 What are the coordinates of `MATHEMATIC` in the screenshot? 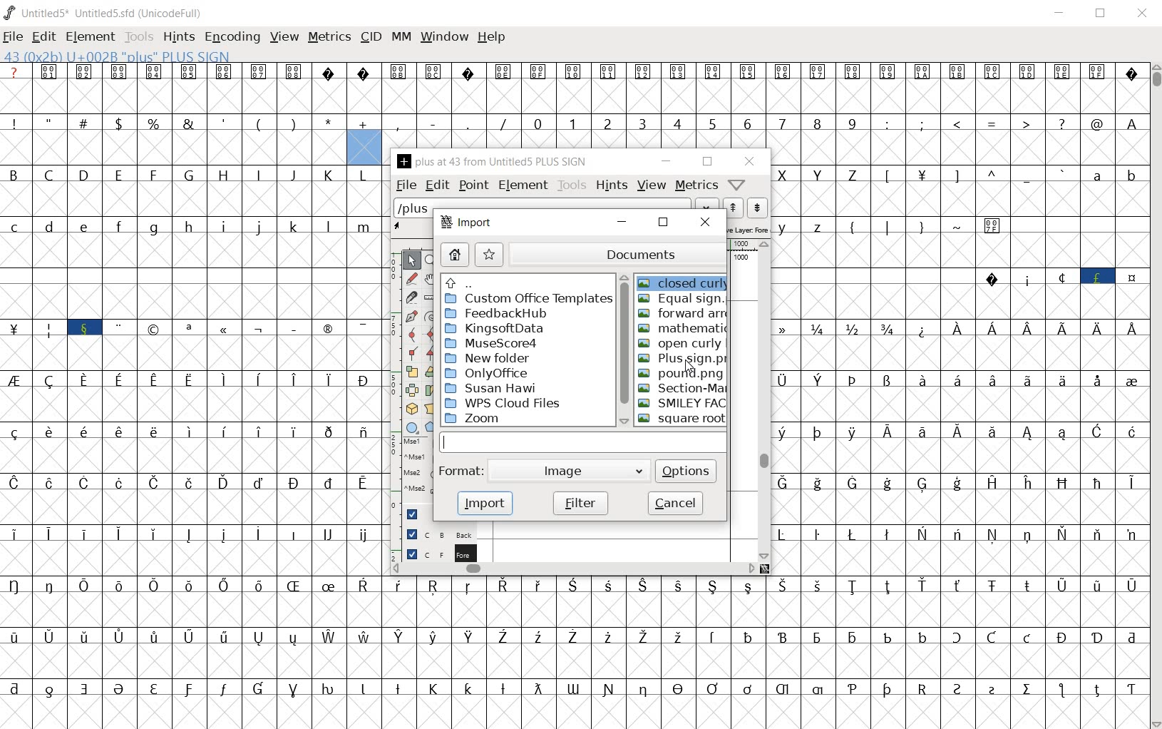 It's located at (683, 328).